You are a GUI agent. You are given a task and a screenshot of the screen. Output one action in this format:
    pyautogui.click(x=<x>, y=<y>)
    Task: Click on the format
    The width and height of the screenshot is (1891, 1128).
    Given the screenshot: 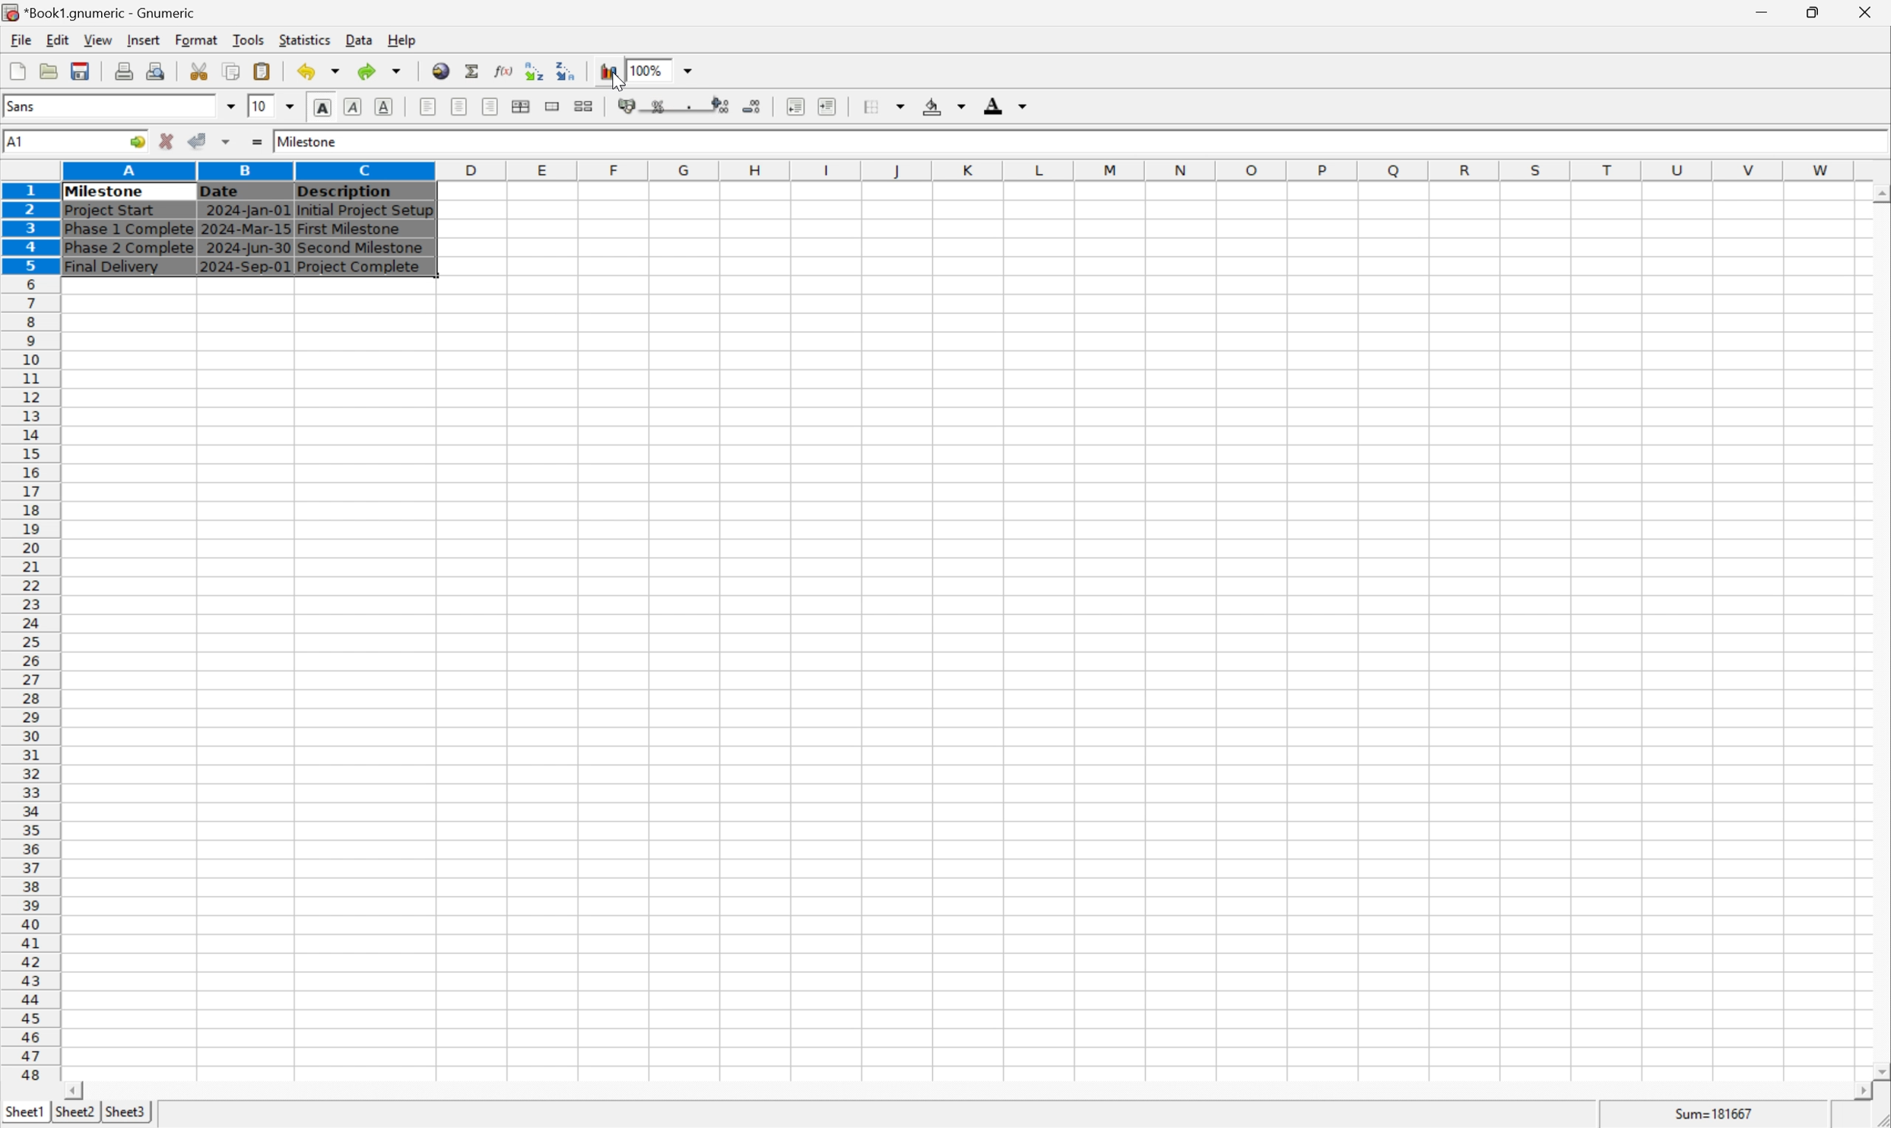 What is the action you would take?
    pyautogui.click(x=195, y=39)
    